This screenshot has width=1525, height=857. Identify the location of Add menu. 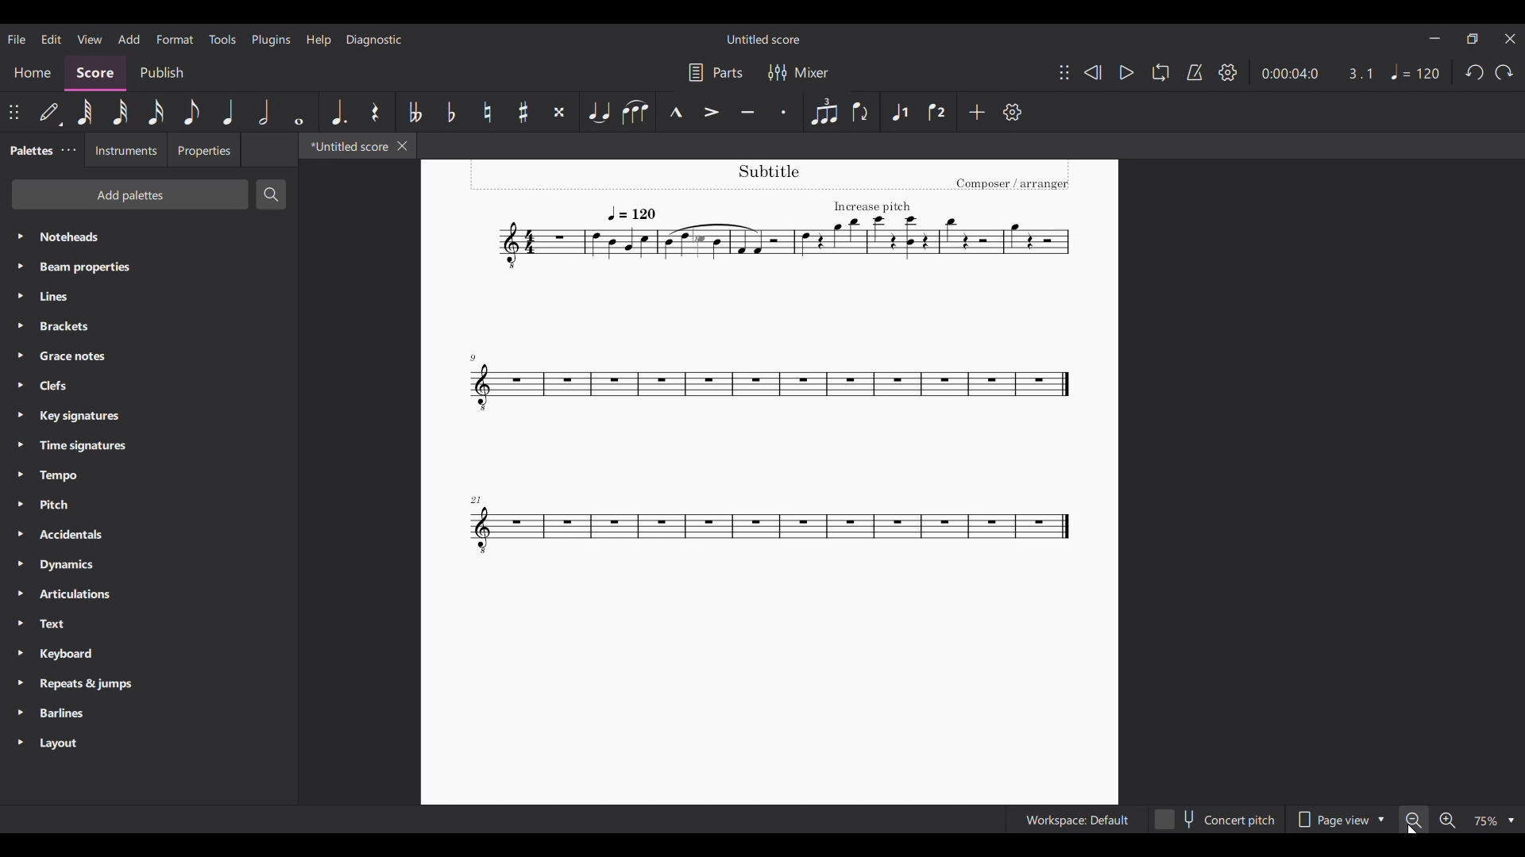
(129, 39).